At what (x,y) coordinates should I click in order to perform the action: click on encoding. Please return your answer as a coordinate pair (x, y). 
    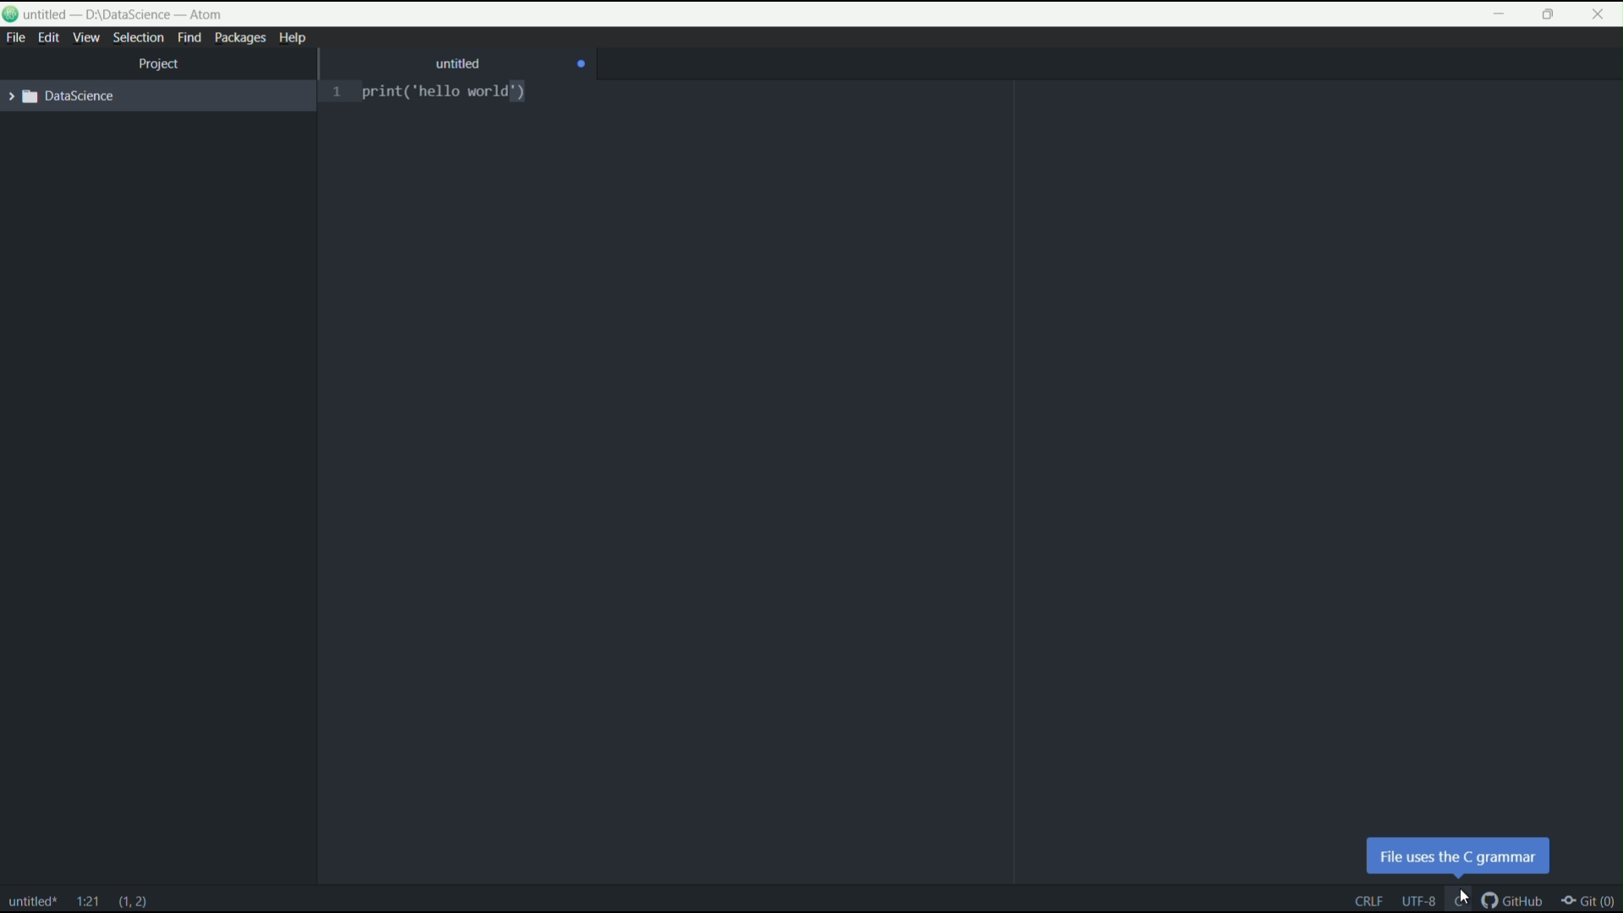
    Looking at the image, I should click on (1418, 903).